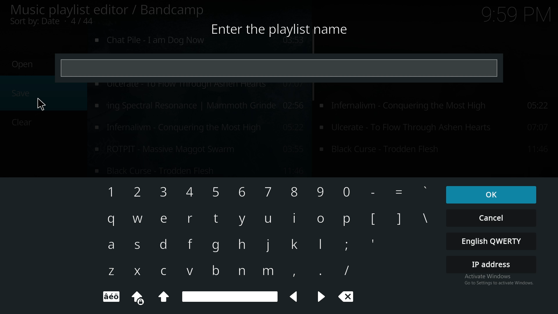 Image resolution: width=558 pixels, height=314 pixels. Describe the element at coordinates (374, 241) in the screenshot. I see `keyboard input` at that location.